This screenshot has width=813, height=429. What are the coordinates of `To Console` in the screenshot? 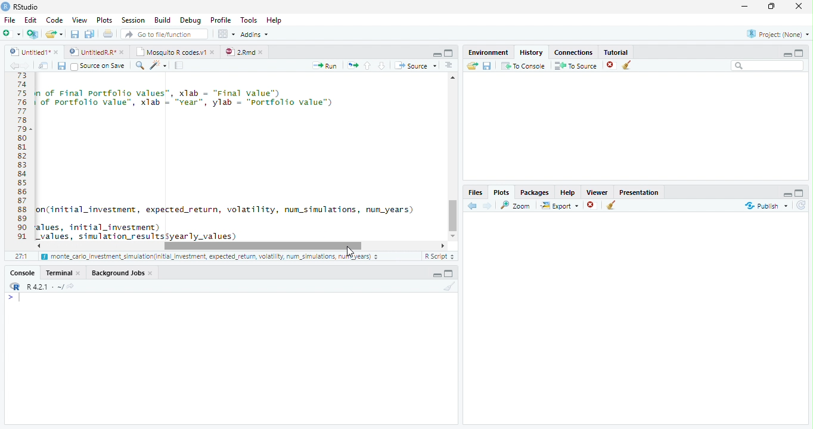 It's located at (523, 66).